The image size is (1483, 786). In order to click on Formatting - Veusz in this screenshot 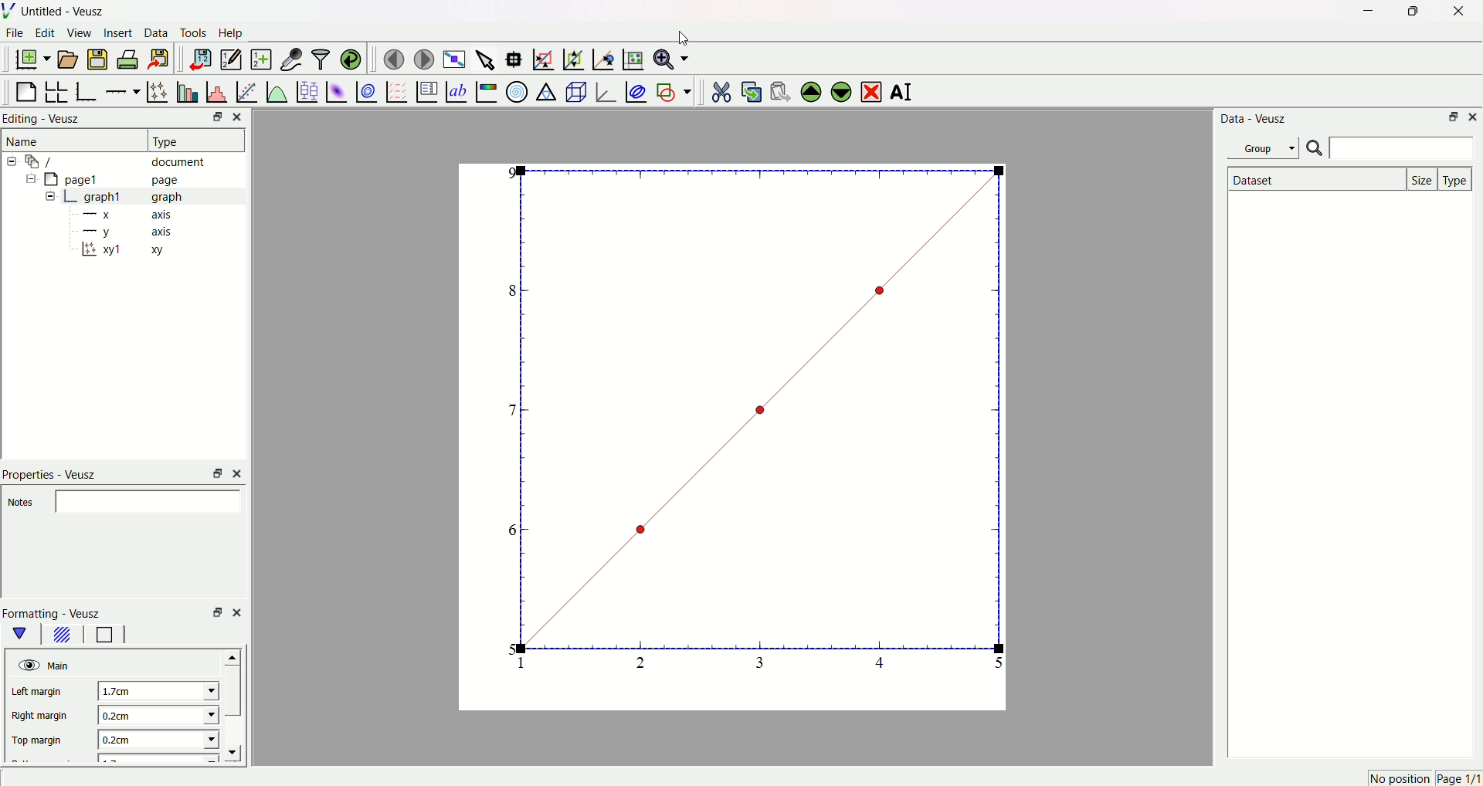, I will do `click(59, 613)`.